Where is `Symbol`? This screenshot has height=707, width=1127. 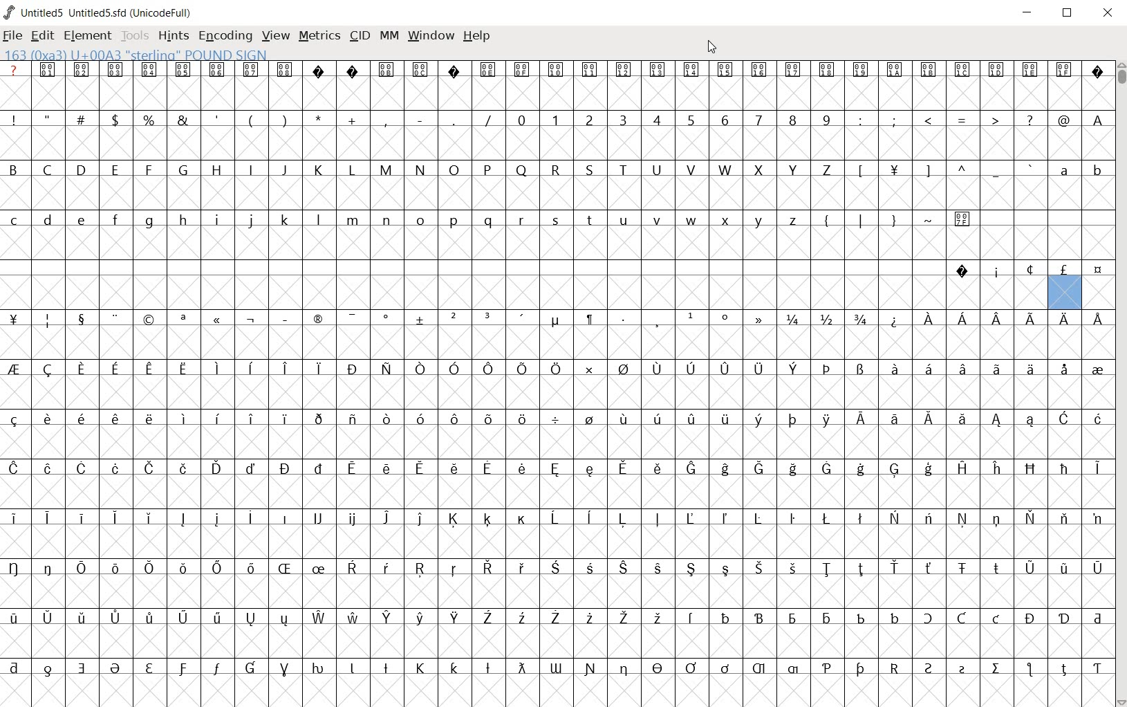
Symbol is located at coordinates (453, 319).